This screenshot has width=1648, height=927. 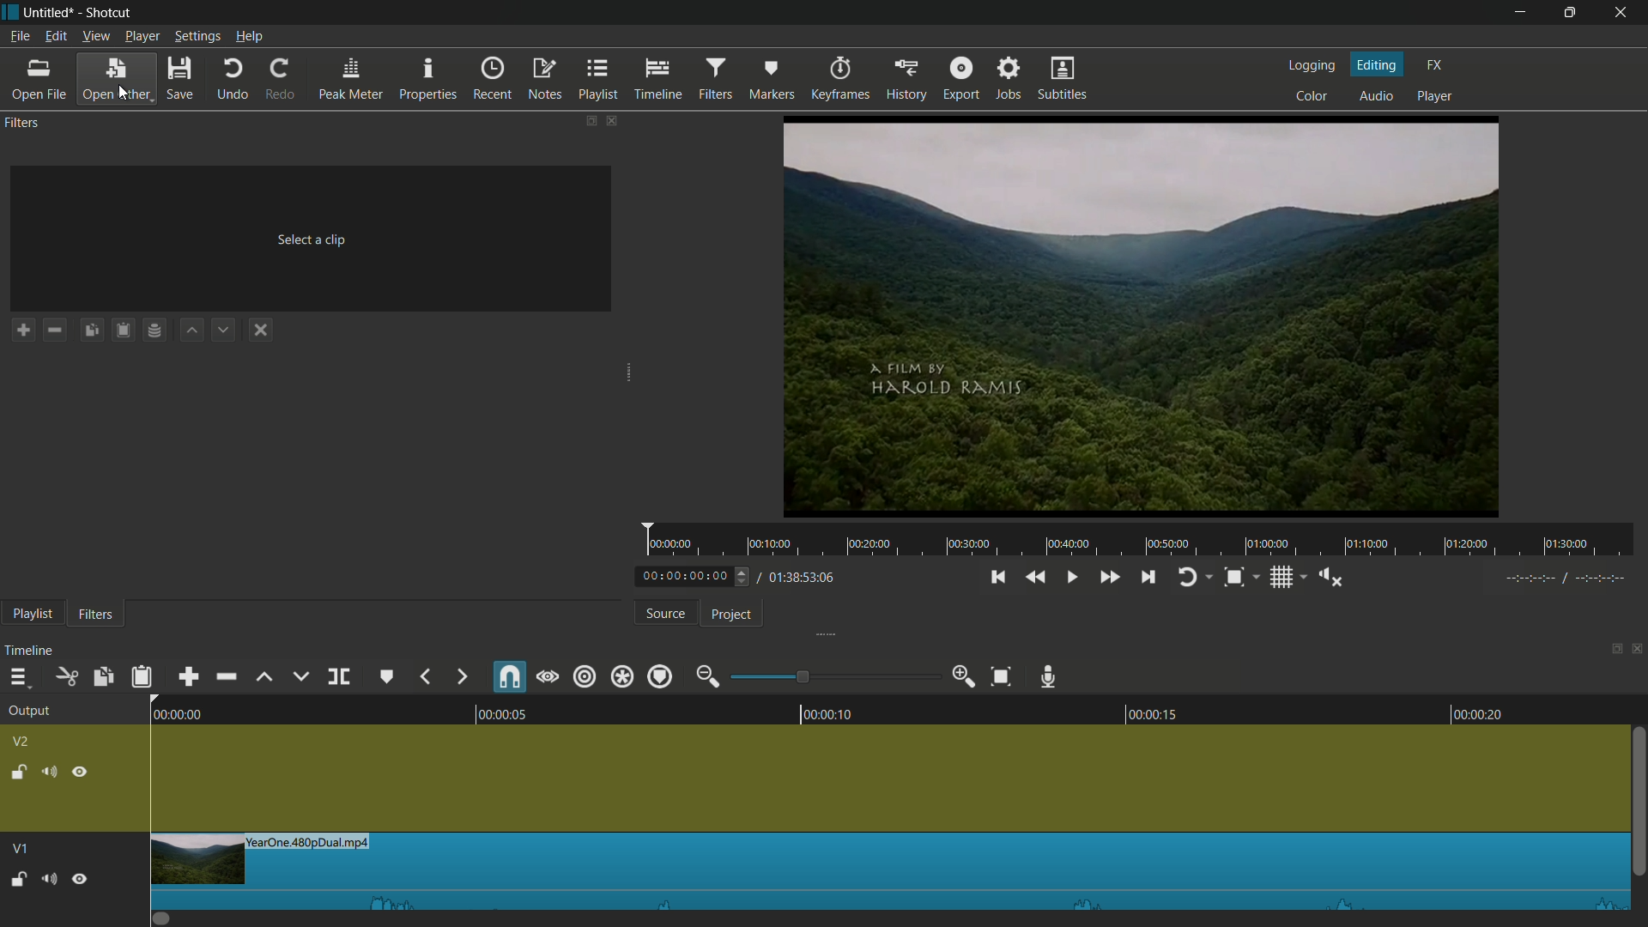 What do you see at coordinates (224, 329) in the screenshot?
I see `move filter down` at bounding box center [224, 329].